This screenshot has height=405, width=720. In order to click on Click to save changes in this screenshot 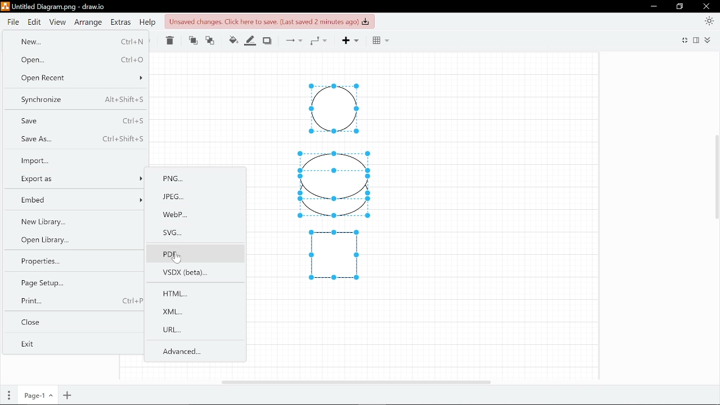, I will do `click(269, 21)`.